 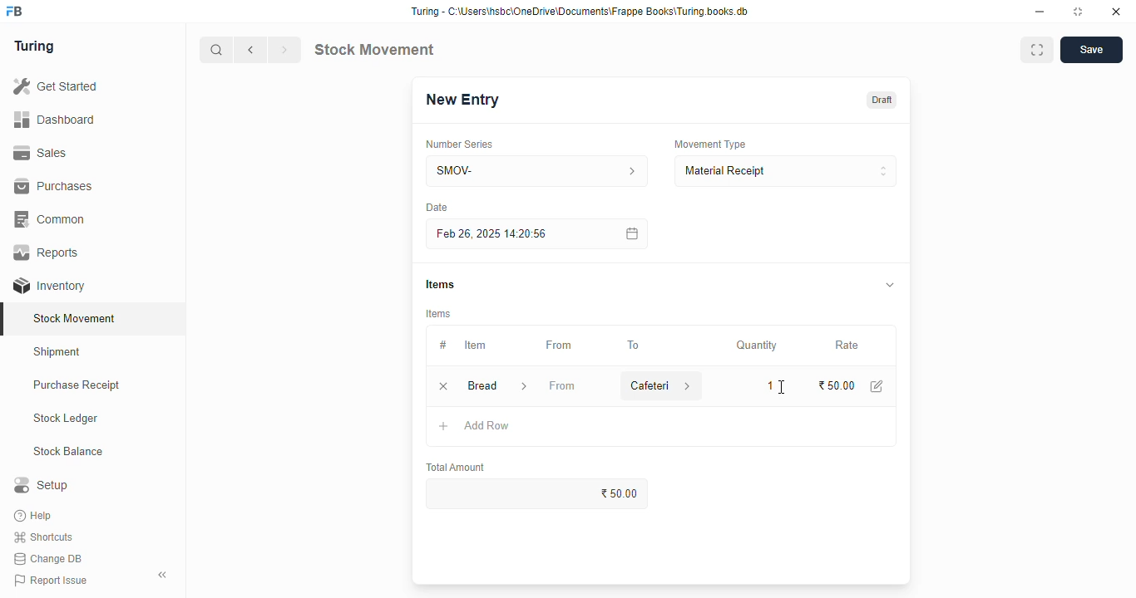 What do you see at coordinates (439, 314) in the screenshot?
I see `items` at bounding box center [439, 314].